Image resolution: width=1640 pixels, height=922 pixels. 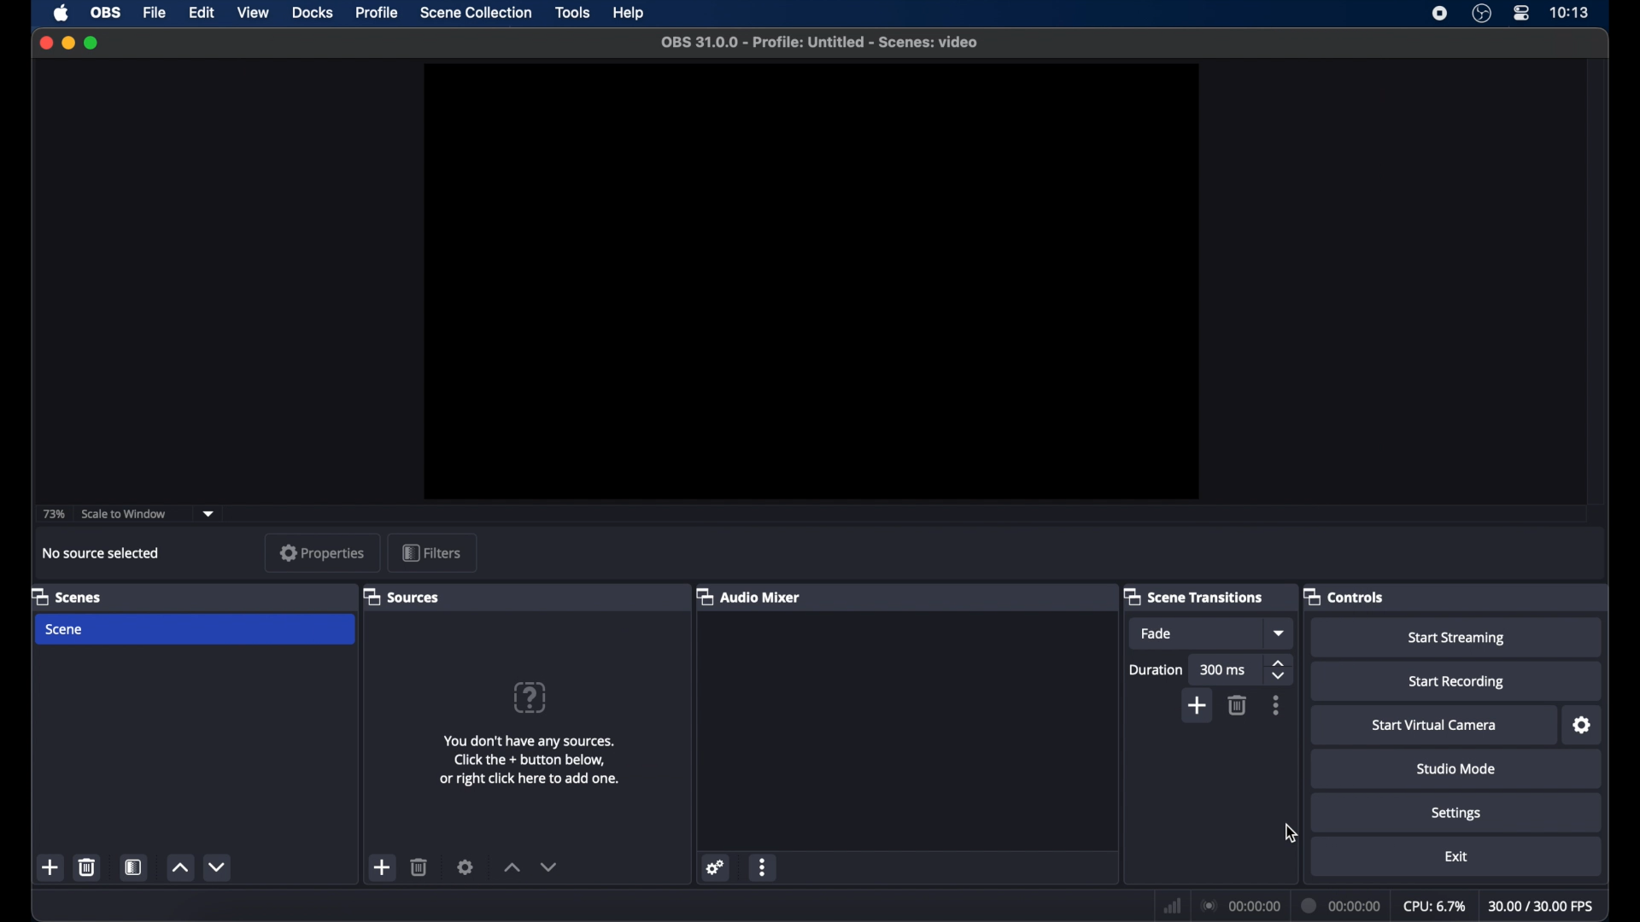 I want to click on scene filters, so click(x=135, y=867).